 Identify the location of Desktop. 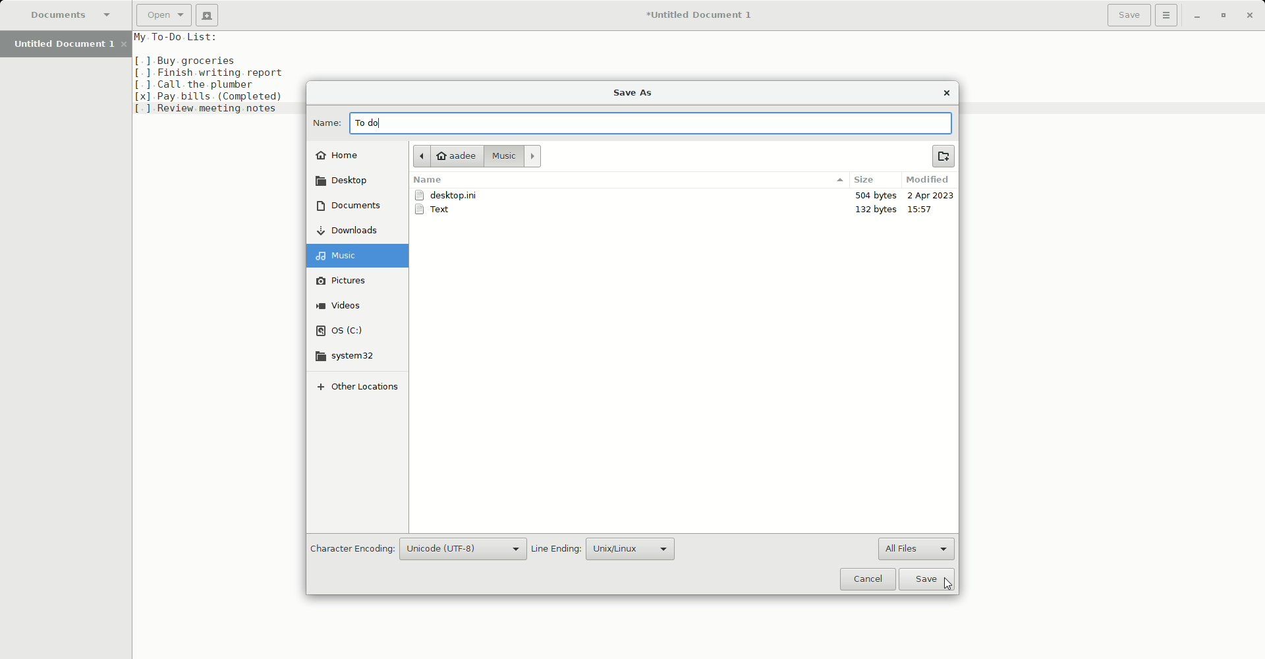
(348, 181).